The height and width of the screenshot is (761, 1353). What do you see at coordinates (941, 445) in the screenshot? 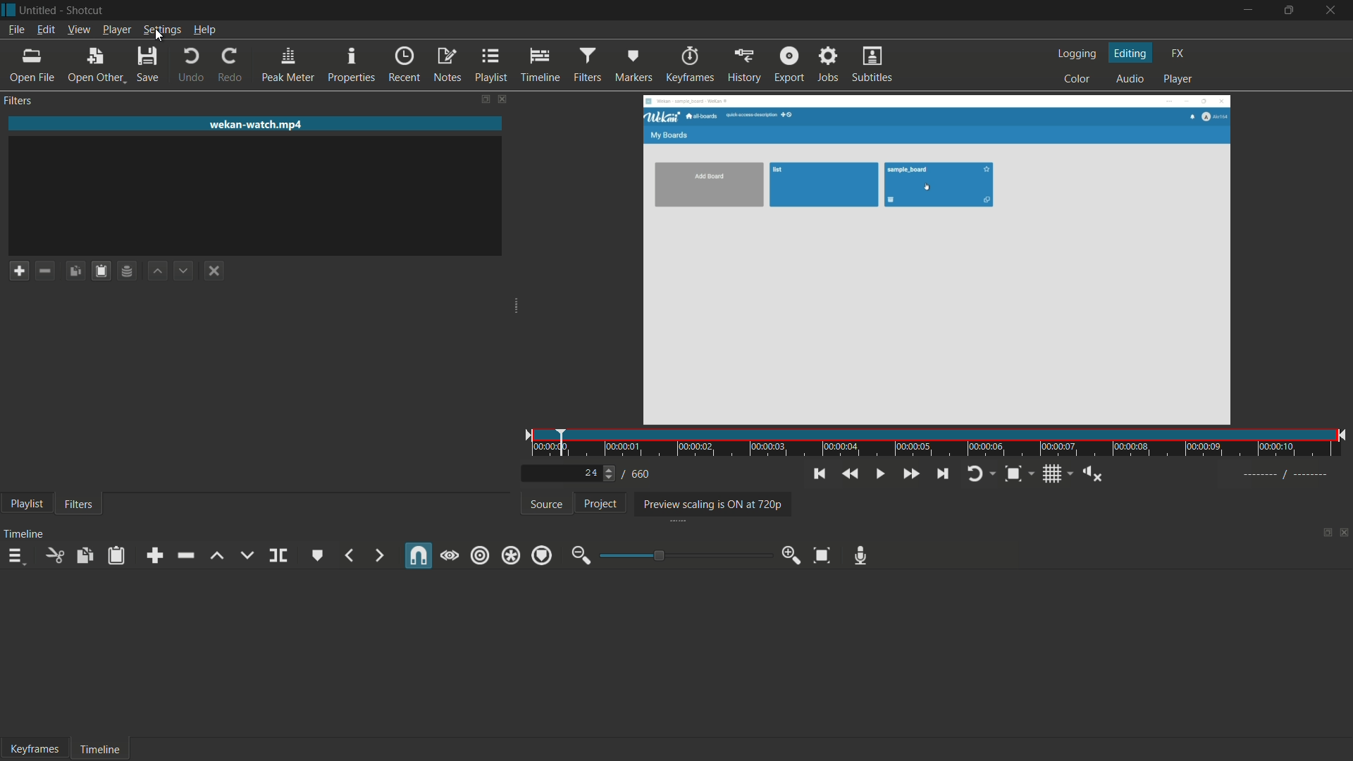
I see `time` at bounding box center [941, 445].